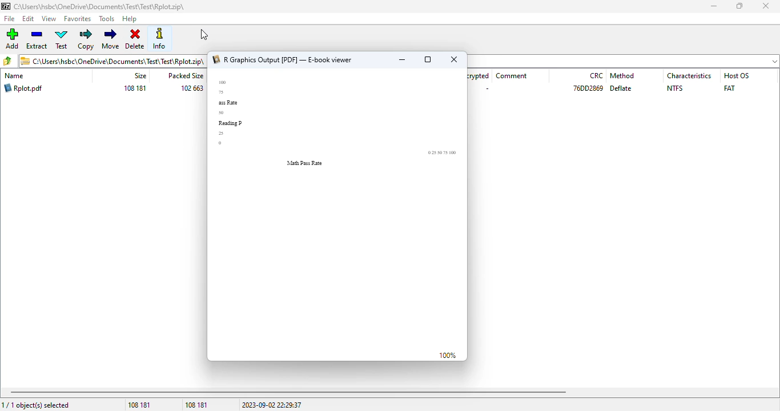 This screenshot has width=780, height=411. I want to click on C:\Users\hsbc\ OneDrive\ Documents) Test\Test\Rplot.zip\, so click(112, 61).